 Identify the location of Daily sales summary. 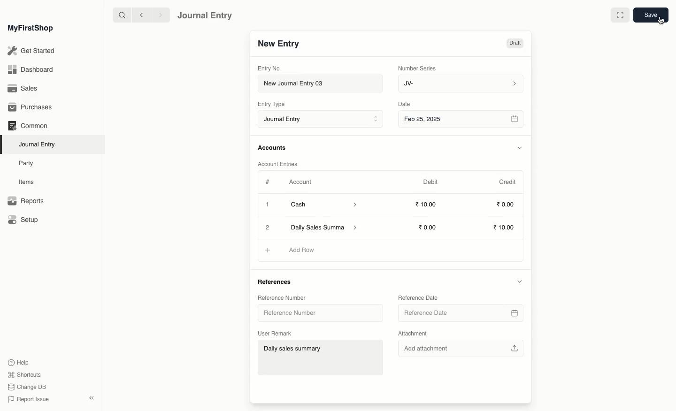
(325, 228).